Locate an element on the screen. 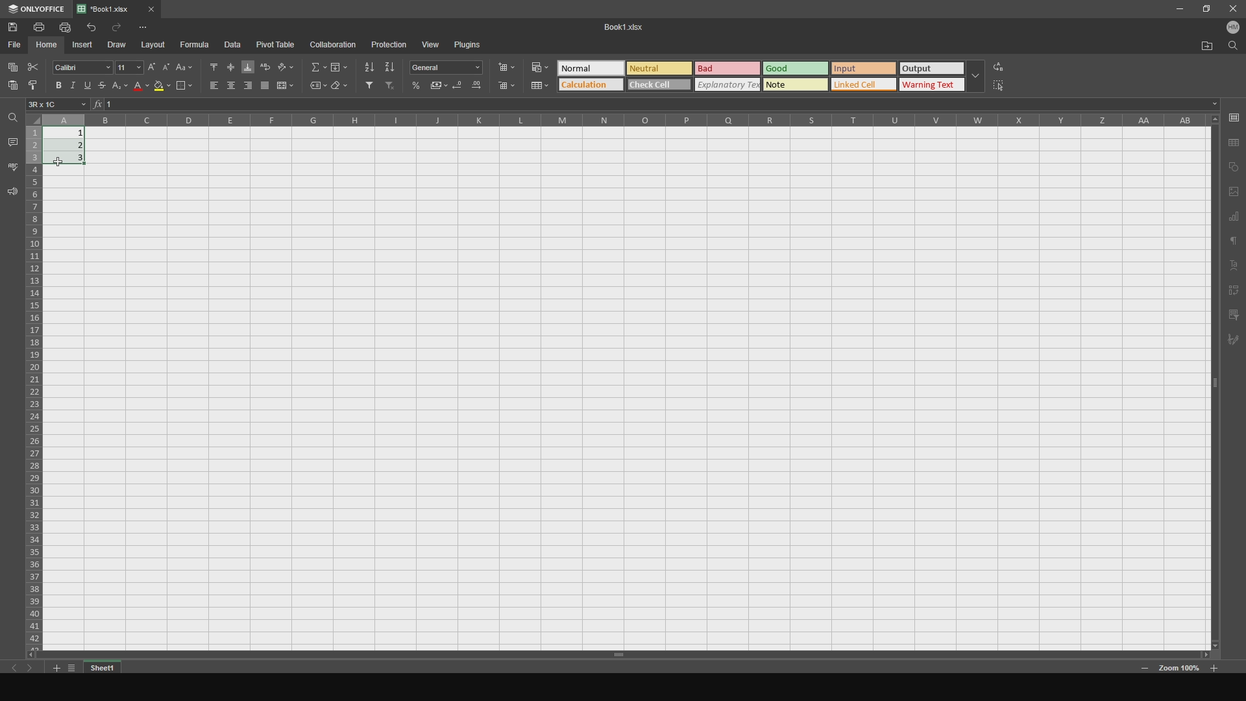  home is located at coordinates (48, 45).